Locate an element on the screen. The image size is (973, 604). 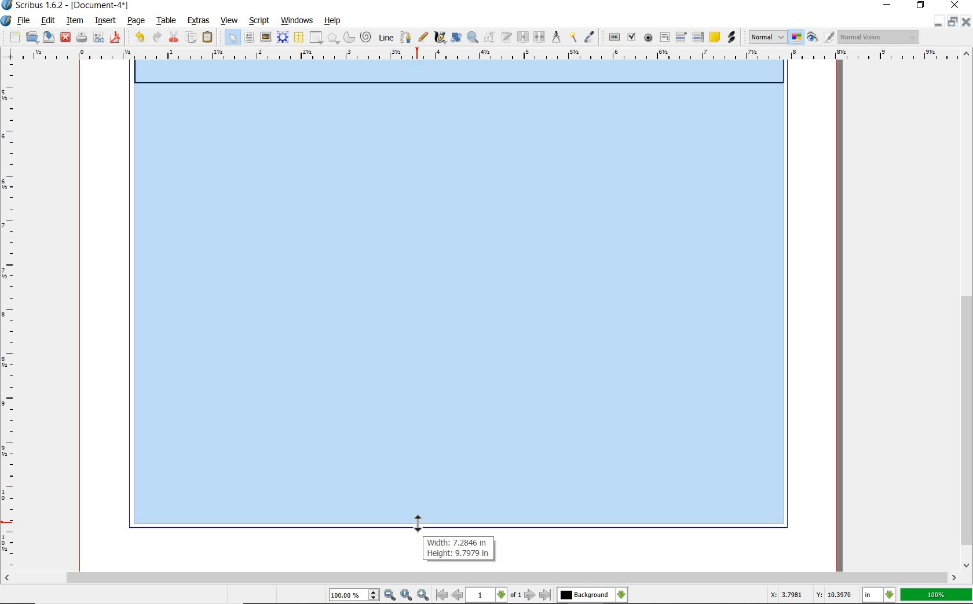
close is located at coordinates (954, 6).